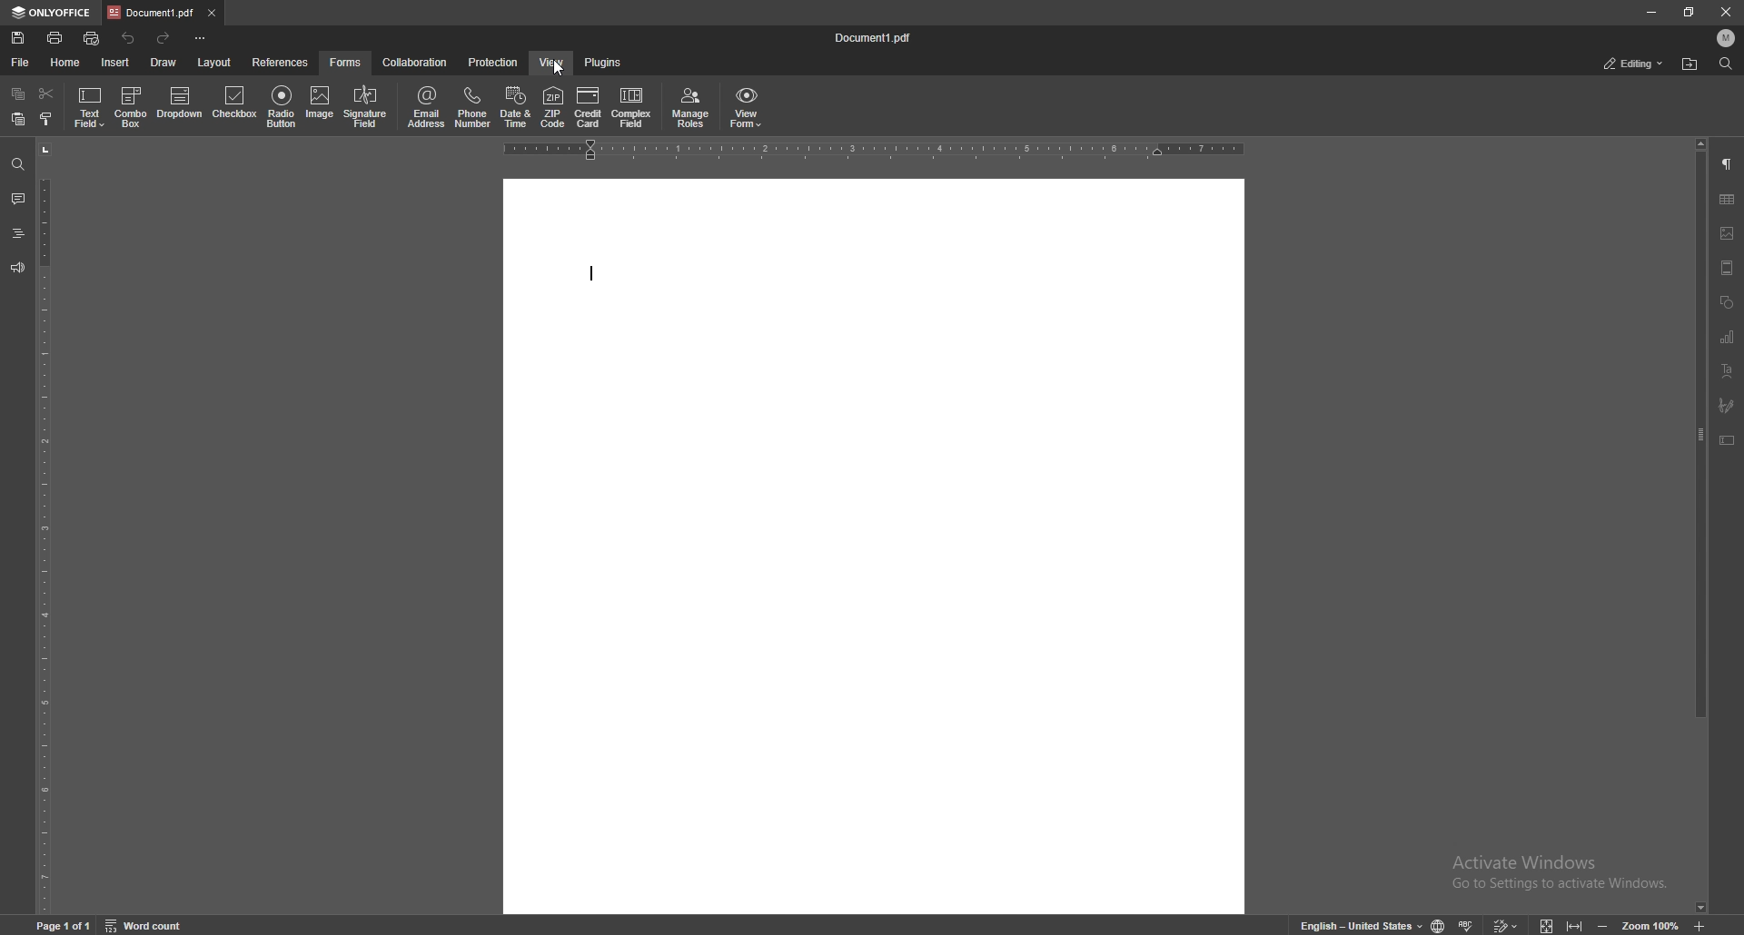  I want to click on fit to screen, so click(1551, 926).